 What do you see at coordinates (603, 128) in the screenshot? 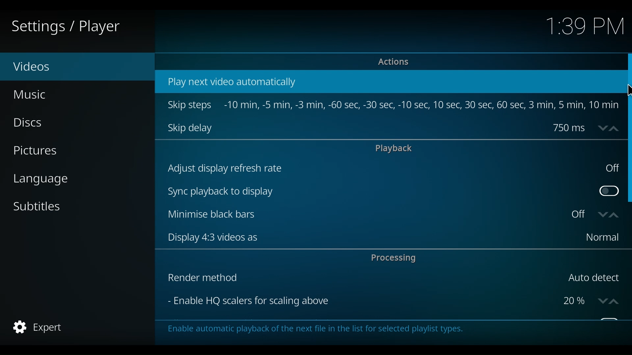
I see `down` at bounding box center [603, 128].